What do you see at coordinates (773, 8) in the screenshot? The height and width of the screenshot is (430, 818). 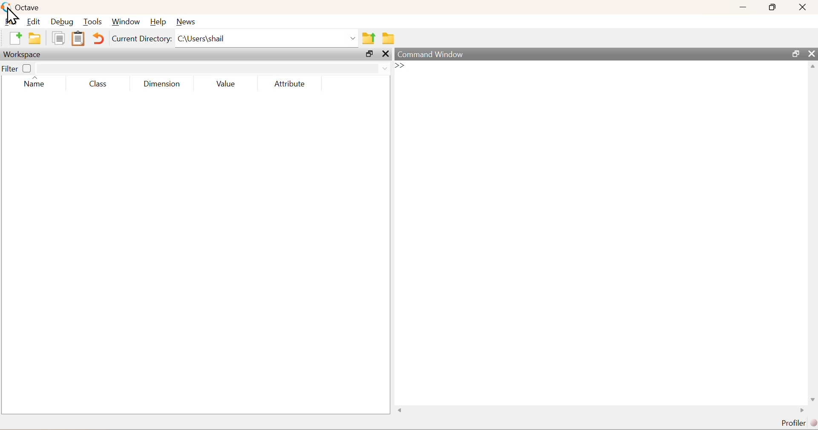 I see `resize` at bounding box center [773, 8].